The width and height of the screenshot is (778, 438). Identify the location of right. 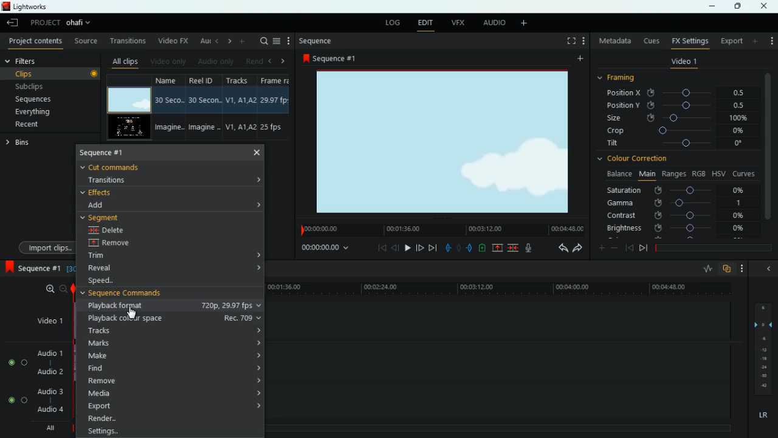
(229, 41).